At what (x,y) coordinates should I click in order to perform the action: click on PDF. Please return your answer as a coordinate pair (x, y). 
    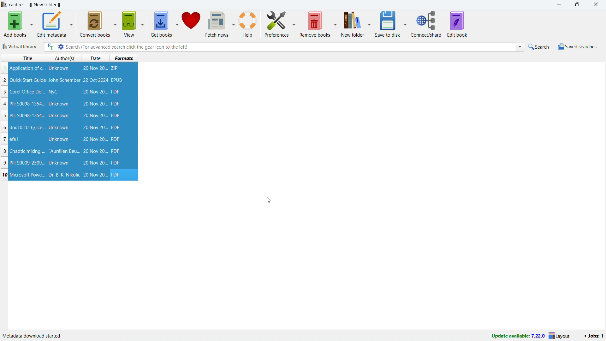
    Looking at the image, I should click on (116, 139).